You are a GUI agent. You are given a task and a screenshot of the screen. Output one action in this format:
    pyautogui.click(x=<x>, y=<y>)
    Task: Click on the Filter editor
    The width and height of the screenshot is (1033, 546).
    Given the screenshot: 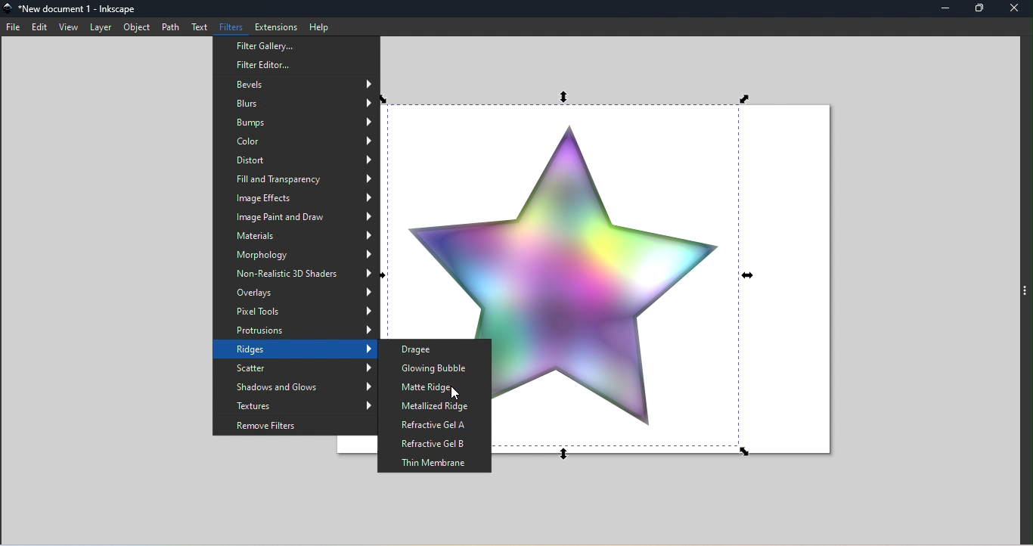 What is the action you would take?
    pyautogui.click(x=296, y=65)
    